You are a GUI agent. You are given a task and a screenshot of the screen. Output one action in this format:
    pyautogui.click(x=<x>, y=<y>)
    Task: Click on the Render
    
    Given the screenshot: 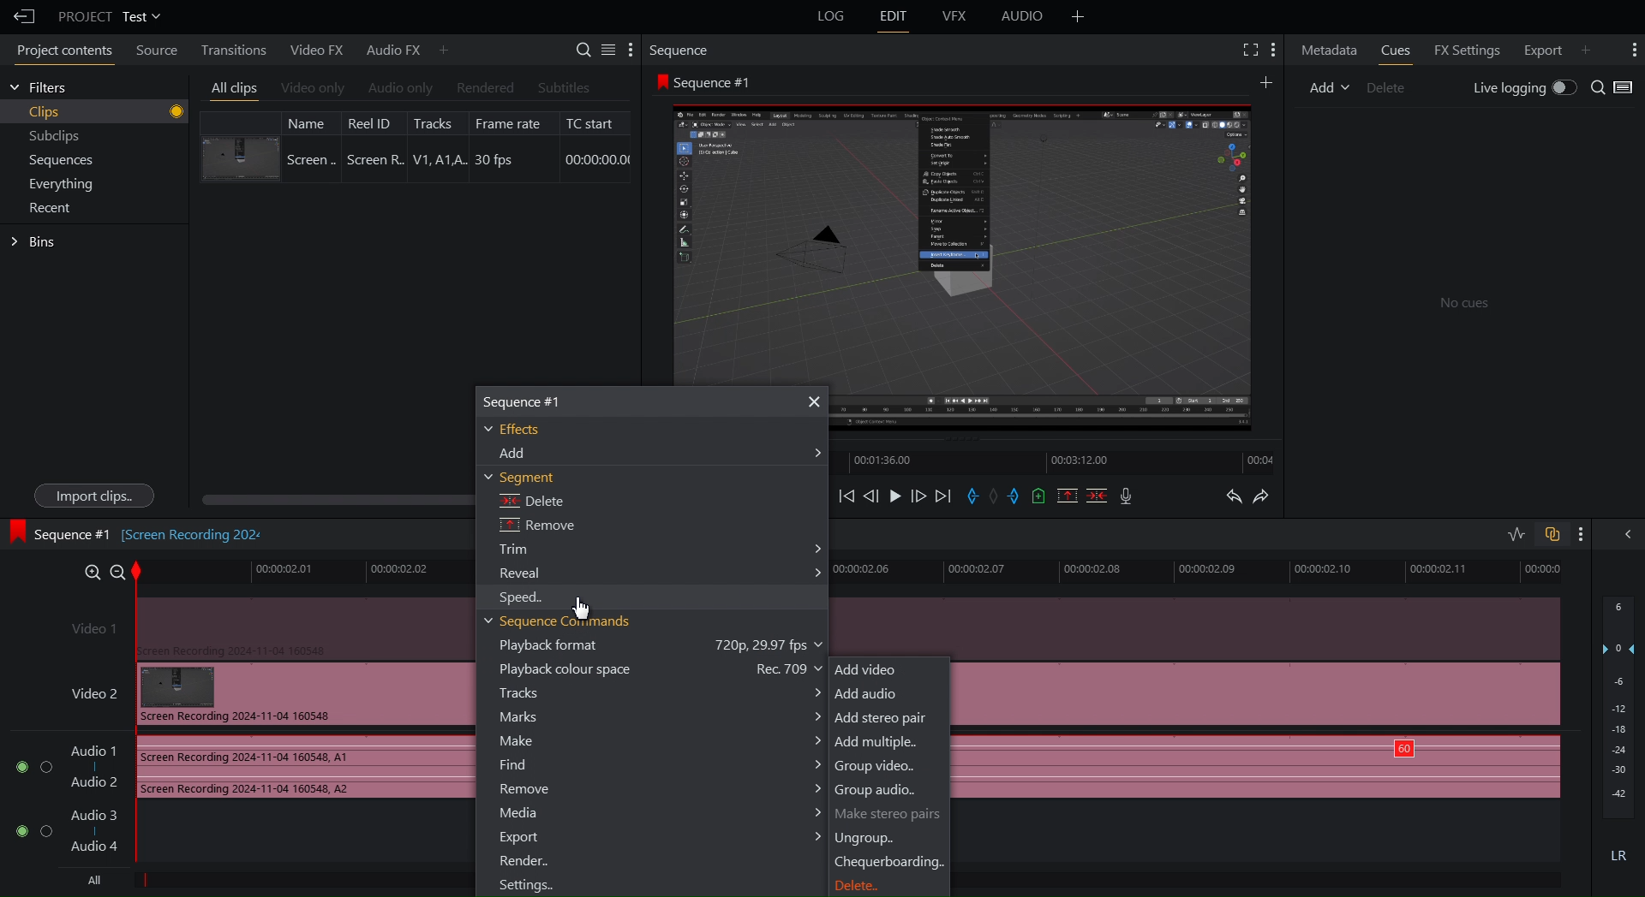 What is the action you would take?
    pyautogui.click(x=524, y=861)
    